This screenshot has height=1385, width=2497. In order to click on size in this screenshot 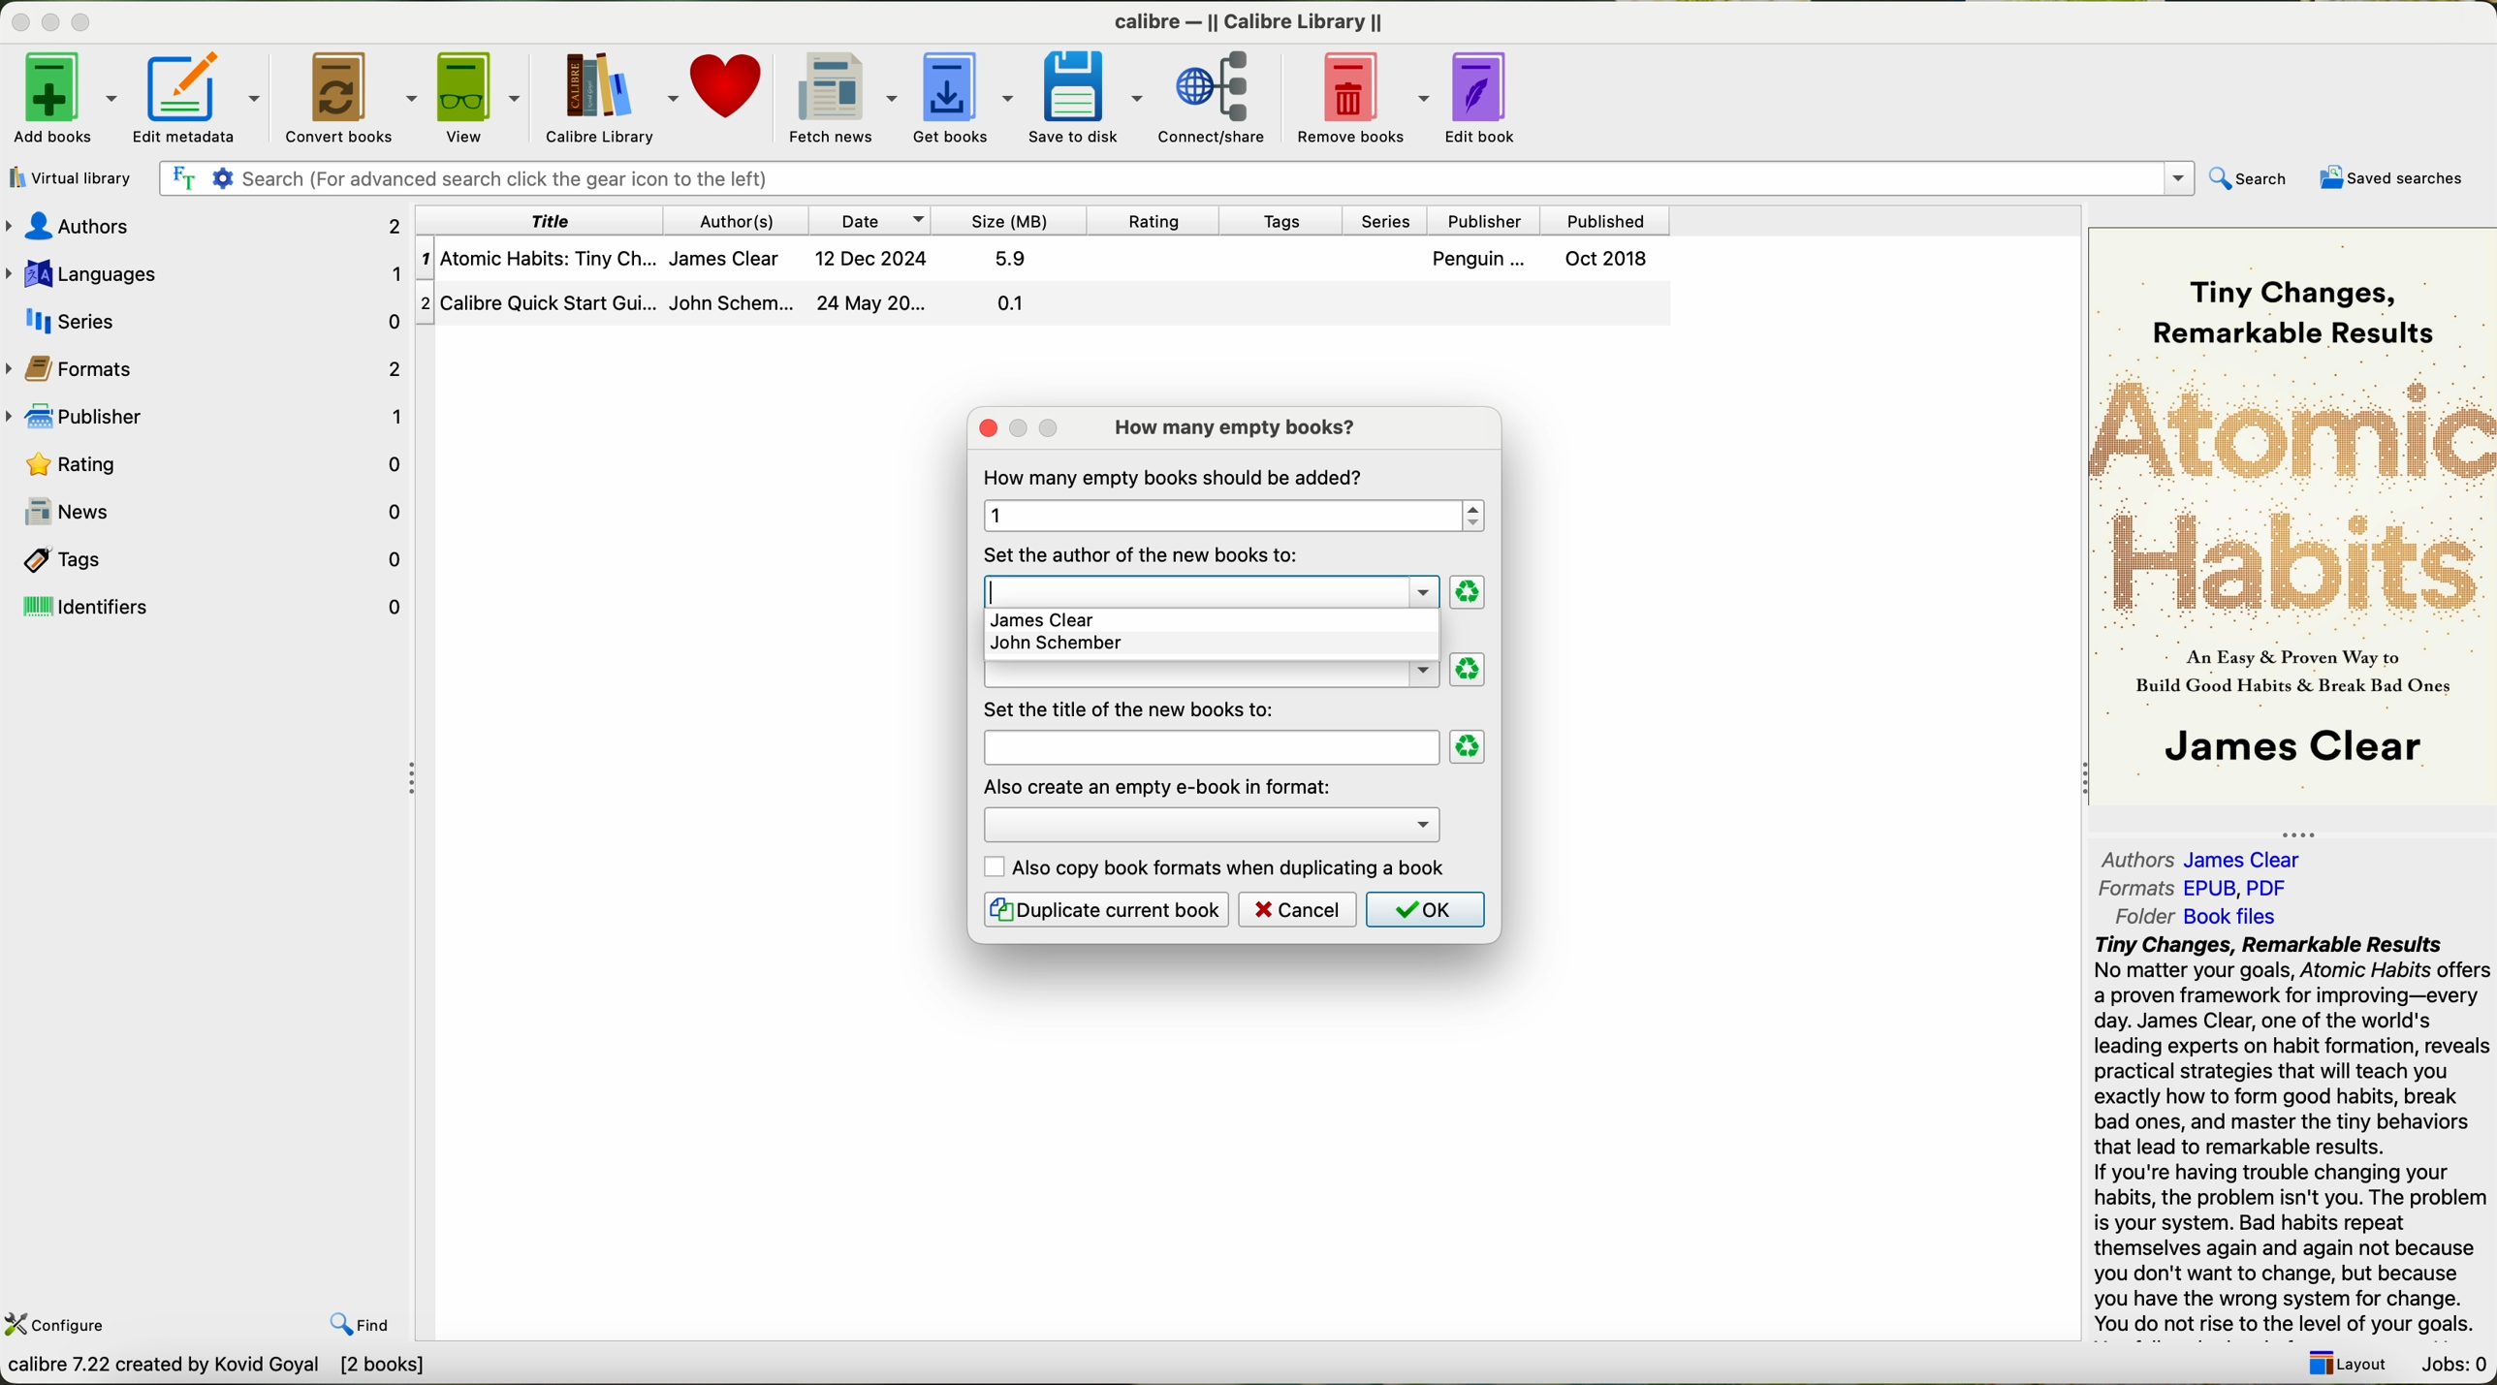, I will do `click(1014, 221)`.